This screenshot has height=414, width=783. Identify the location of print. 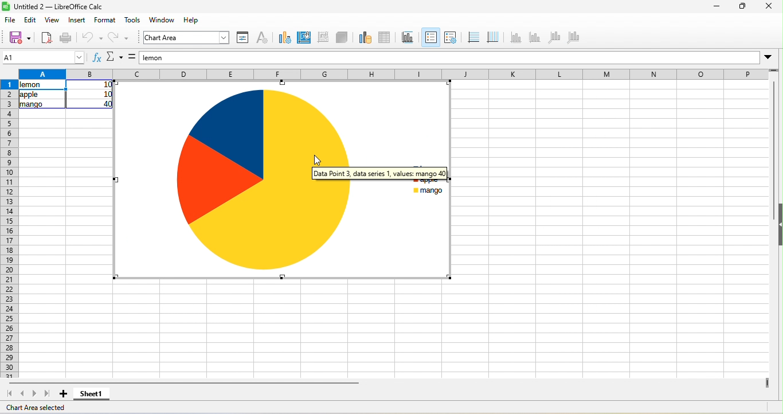
(67, 37).